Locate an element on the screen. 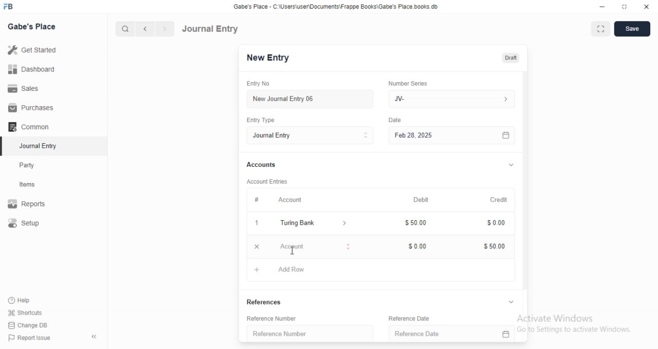 This screenshot has width=658, height=349. previous is located at coordinates (143, 29).